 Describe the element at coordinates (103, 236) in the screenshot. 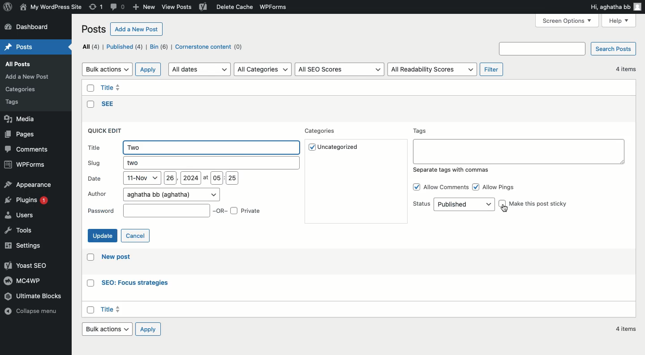

I see `Update` at that location.